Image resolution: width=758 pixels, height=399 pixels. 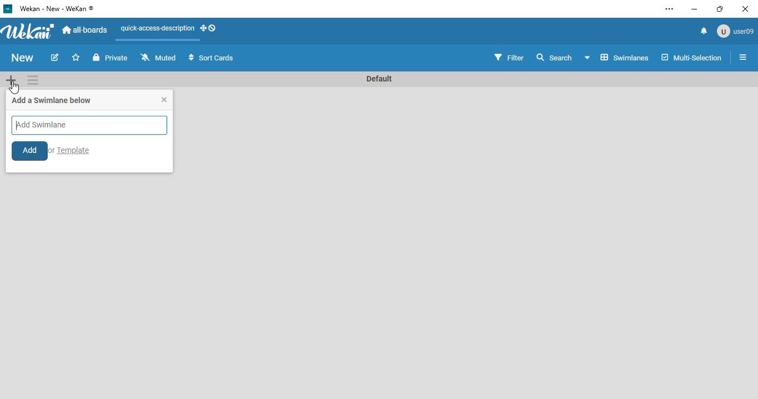 What do you see at coordinates (21, 58) in the screenshot?
I see `board name` at bounding box center [21, 58].